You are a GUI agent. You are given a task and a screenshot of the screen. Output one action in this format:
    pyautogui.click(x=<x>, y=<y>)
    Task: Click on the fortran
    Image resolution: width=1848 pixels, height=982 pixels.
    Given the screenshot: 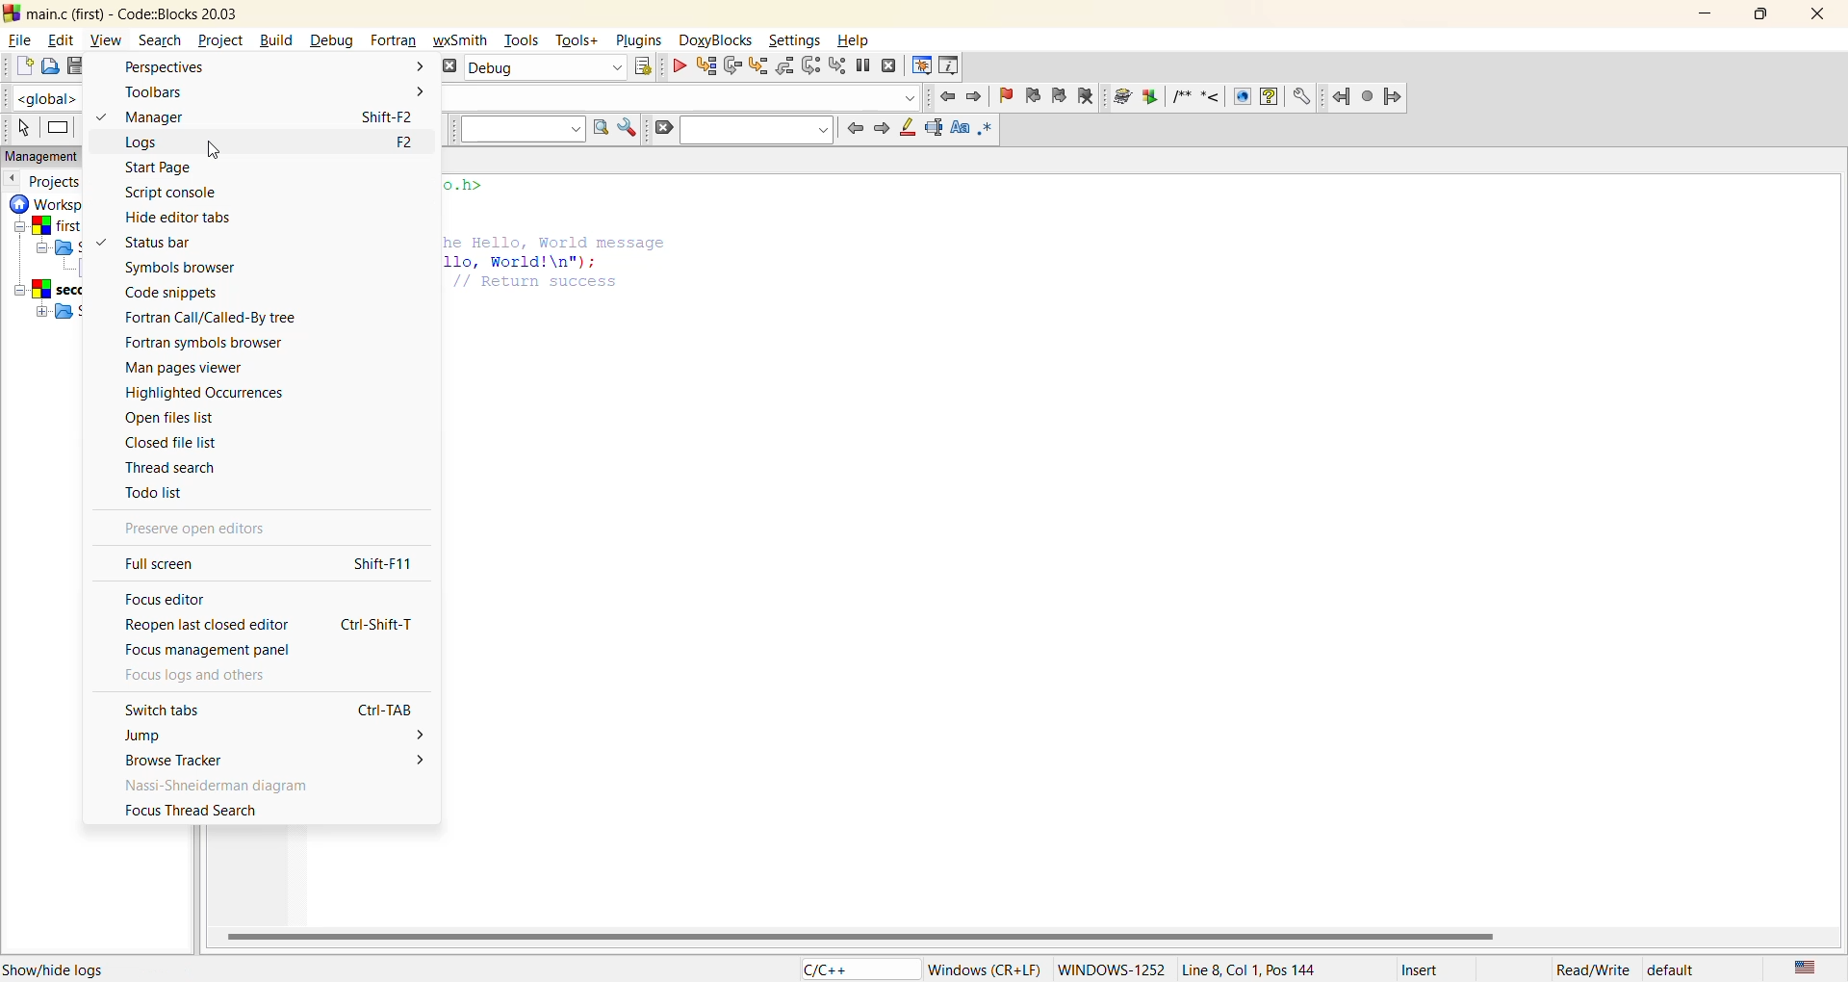 What is the action you would take?
    pyautogui.click(x=394, y=42)
    